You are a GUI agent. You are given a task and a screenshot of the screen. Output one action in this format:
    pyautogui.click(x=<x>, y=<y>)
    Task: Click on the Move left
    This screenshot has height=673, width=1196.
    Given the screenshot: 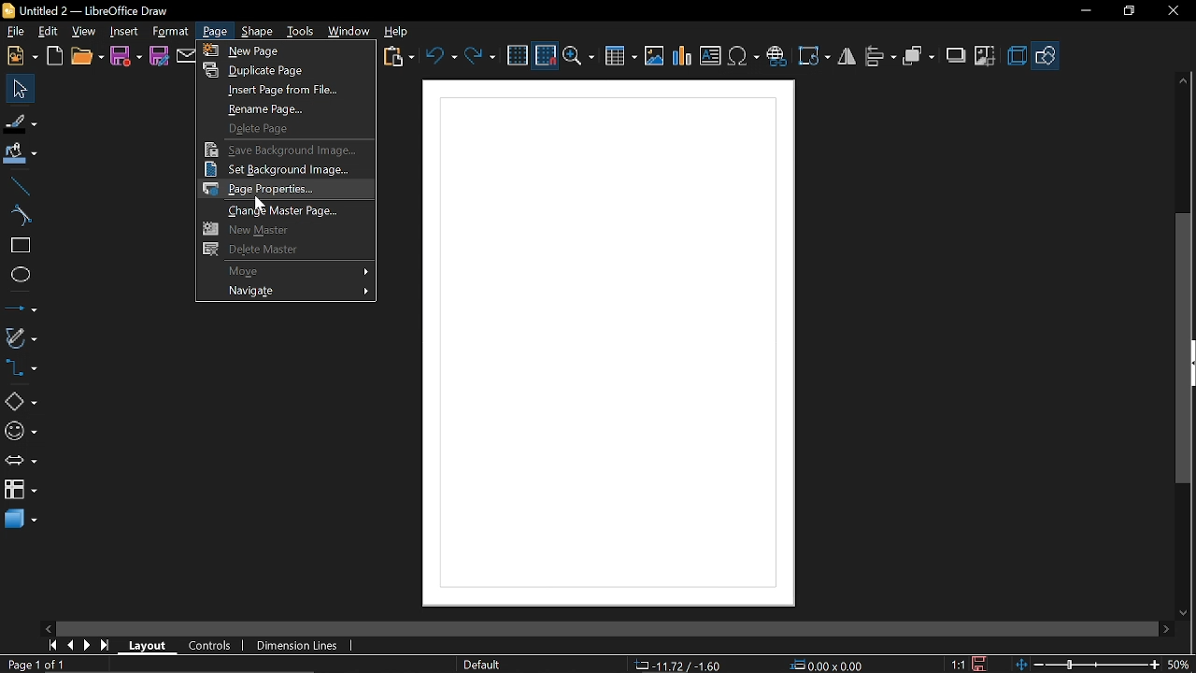 What is the action you would take?
    pyautogui.click(x=46, y=627)
    